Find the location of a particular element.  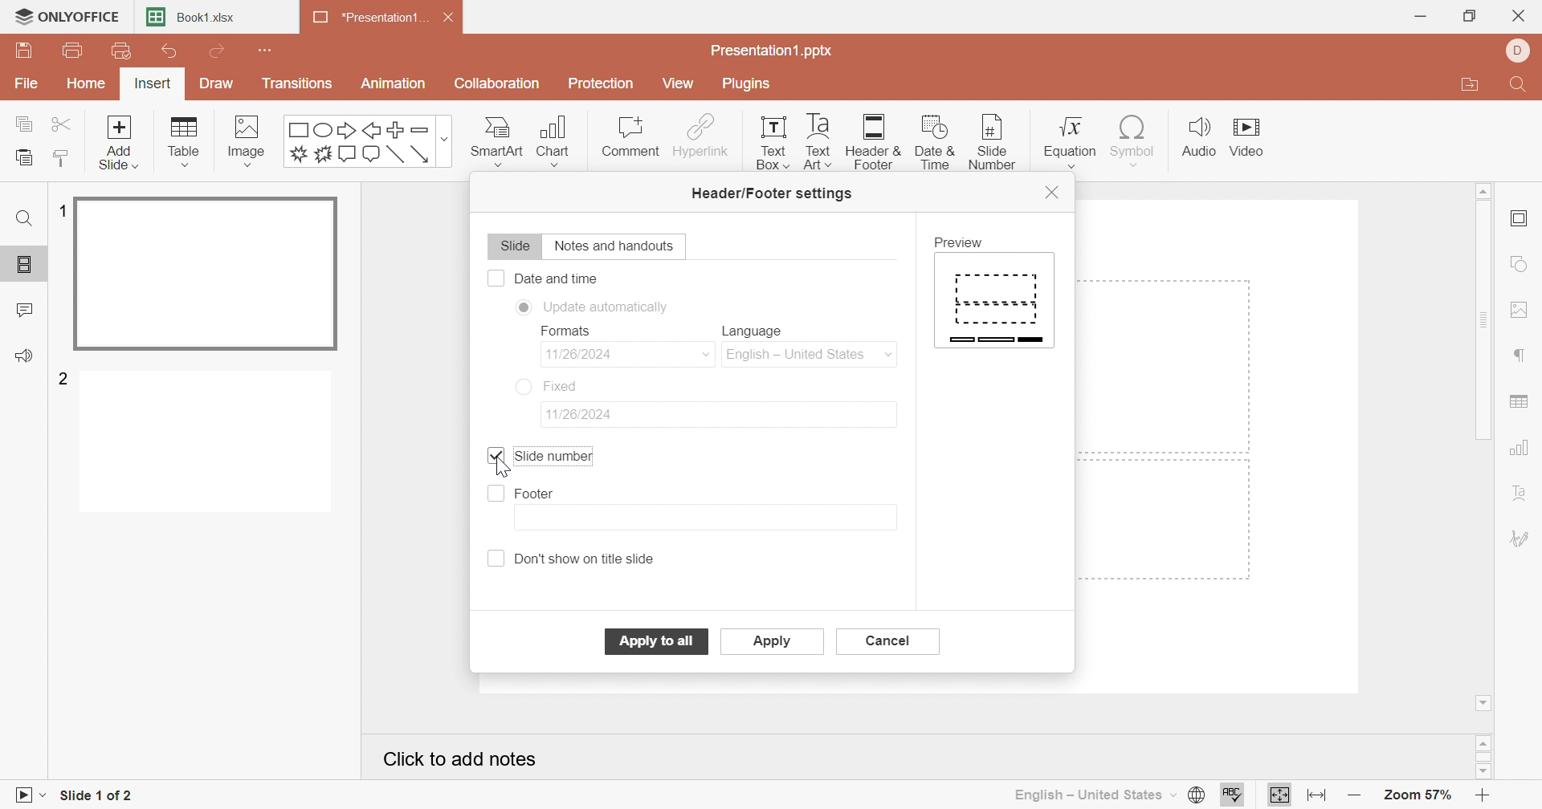

Find is located at coordinates (1515, 87).